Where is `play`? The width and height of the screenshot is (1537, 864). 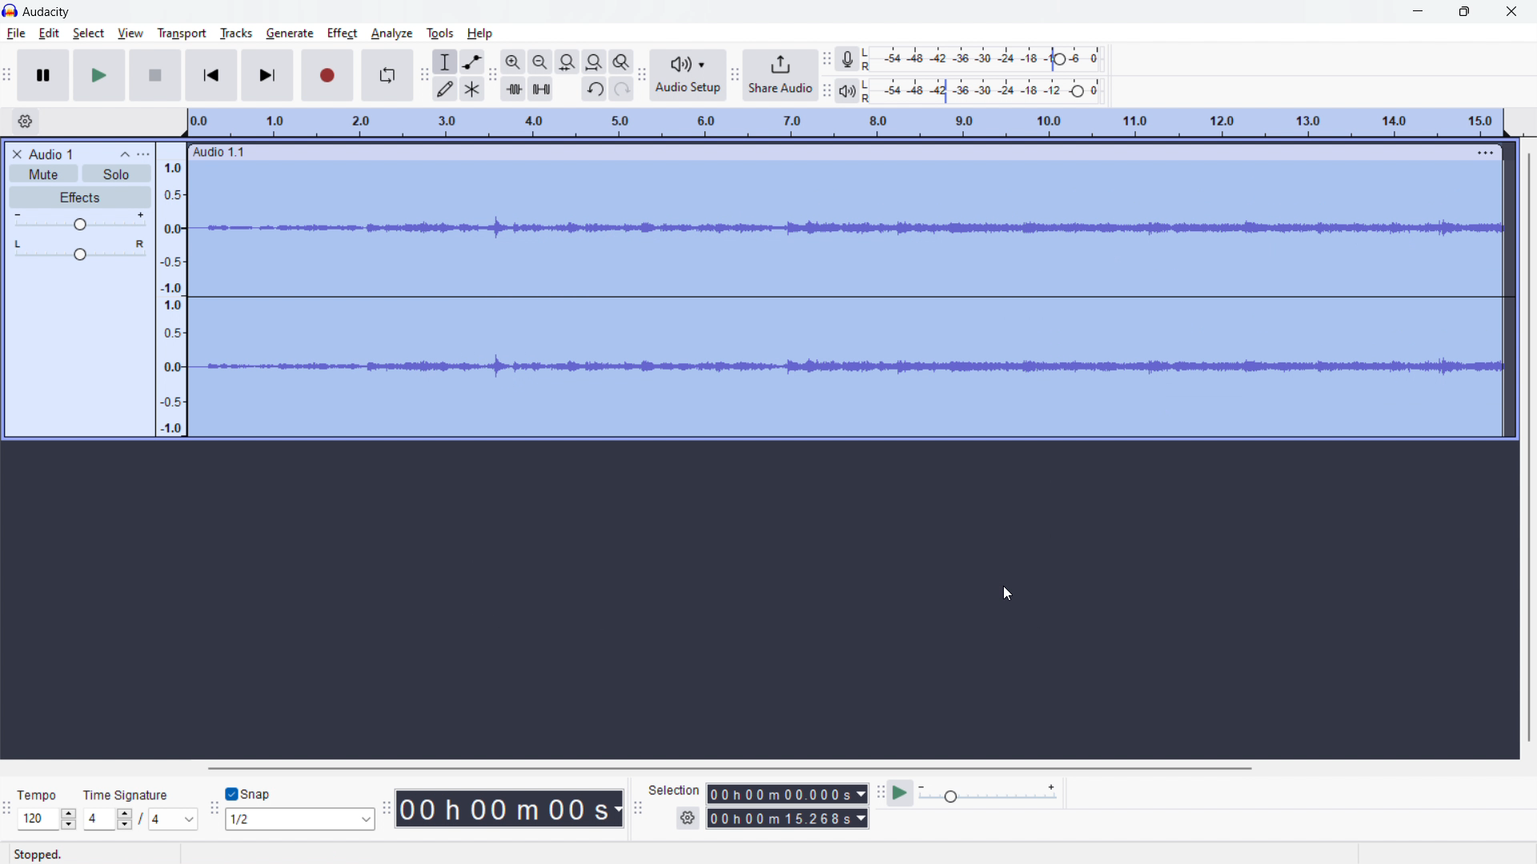 play is located at coordinates (99, 75).